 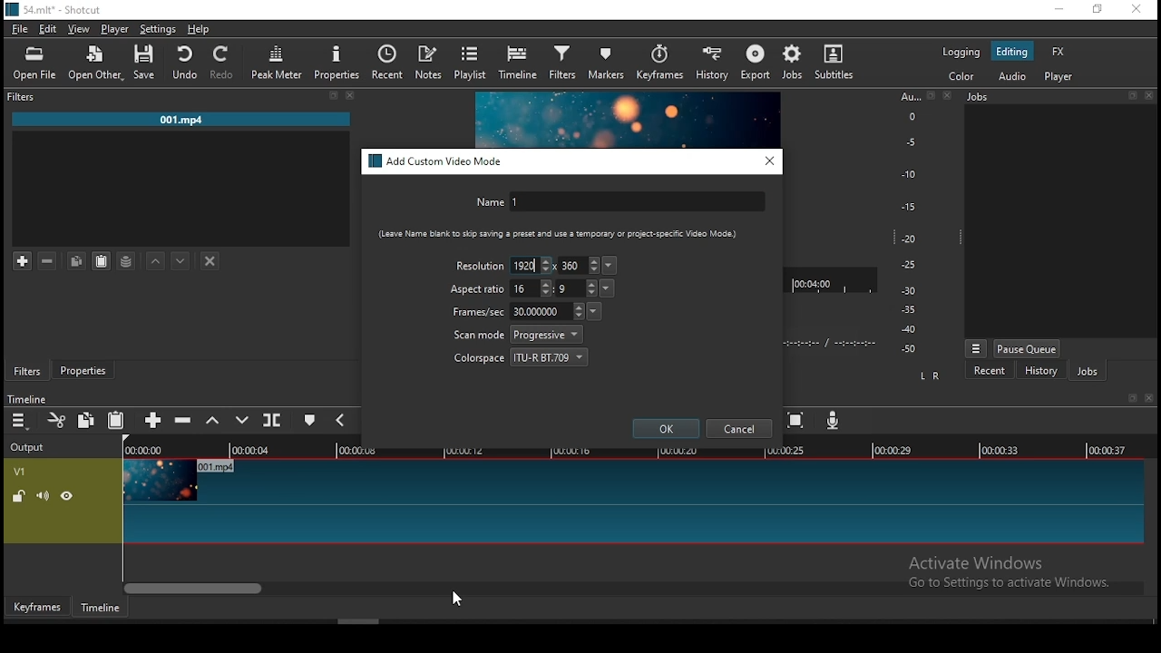 What do you see at coordinates (43, 495) in the screenshot?
I see `volume` at bounding box center [43, 495].